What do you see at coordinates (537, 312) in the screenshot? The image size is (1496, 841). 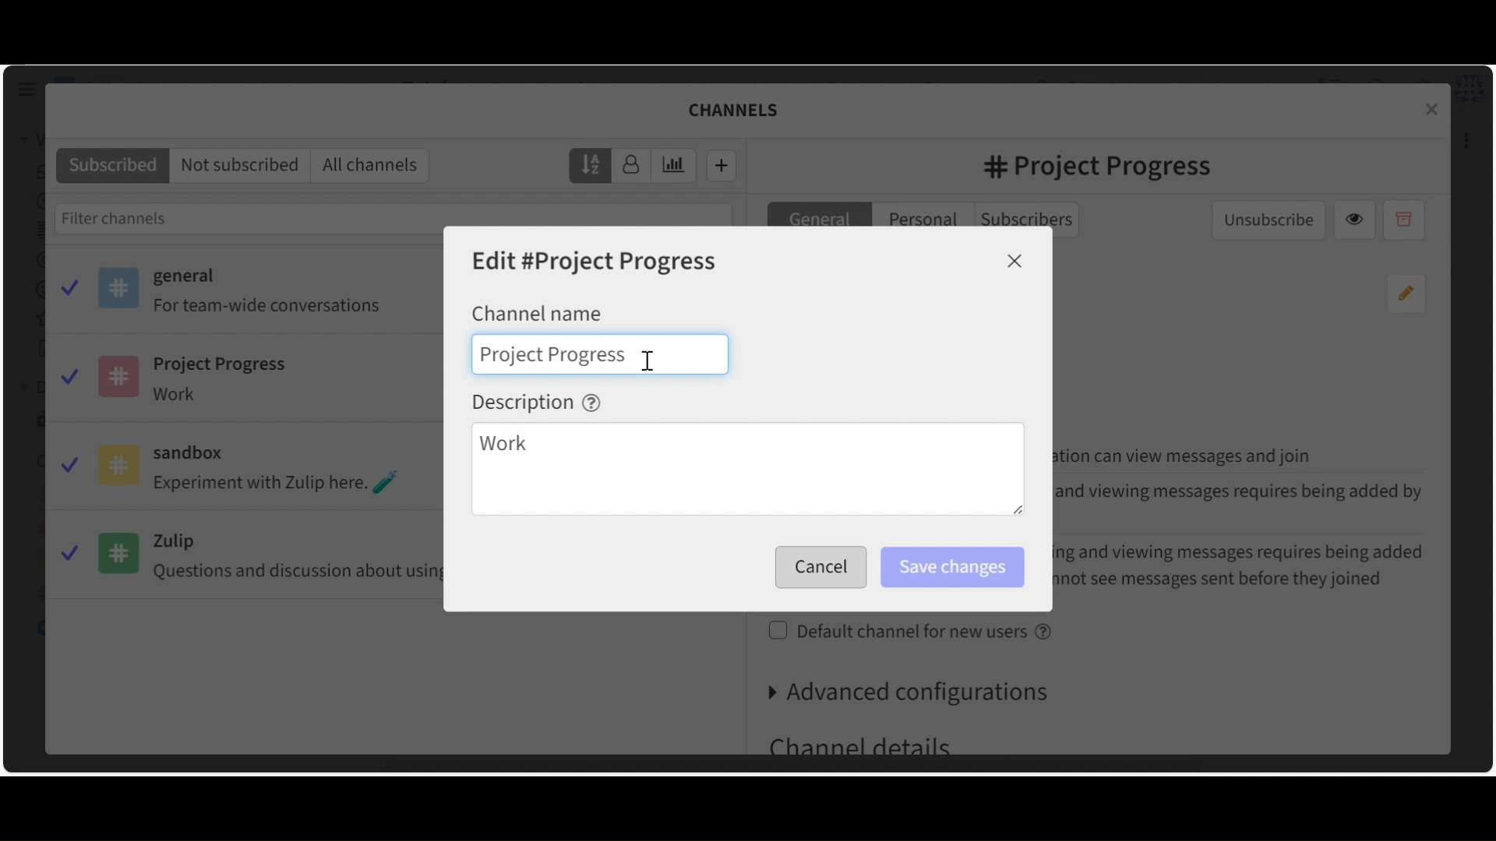 I see `Channel Name` at bounding box center [537, 312].